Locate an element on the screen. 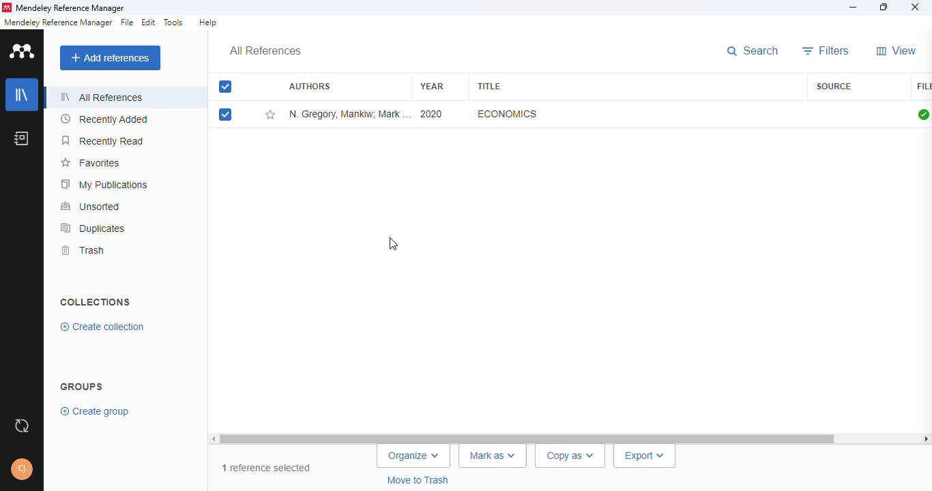 The image size is (932, 491). library is located at coordinates (22, 93).